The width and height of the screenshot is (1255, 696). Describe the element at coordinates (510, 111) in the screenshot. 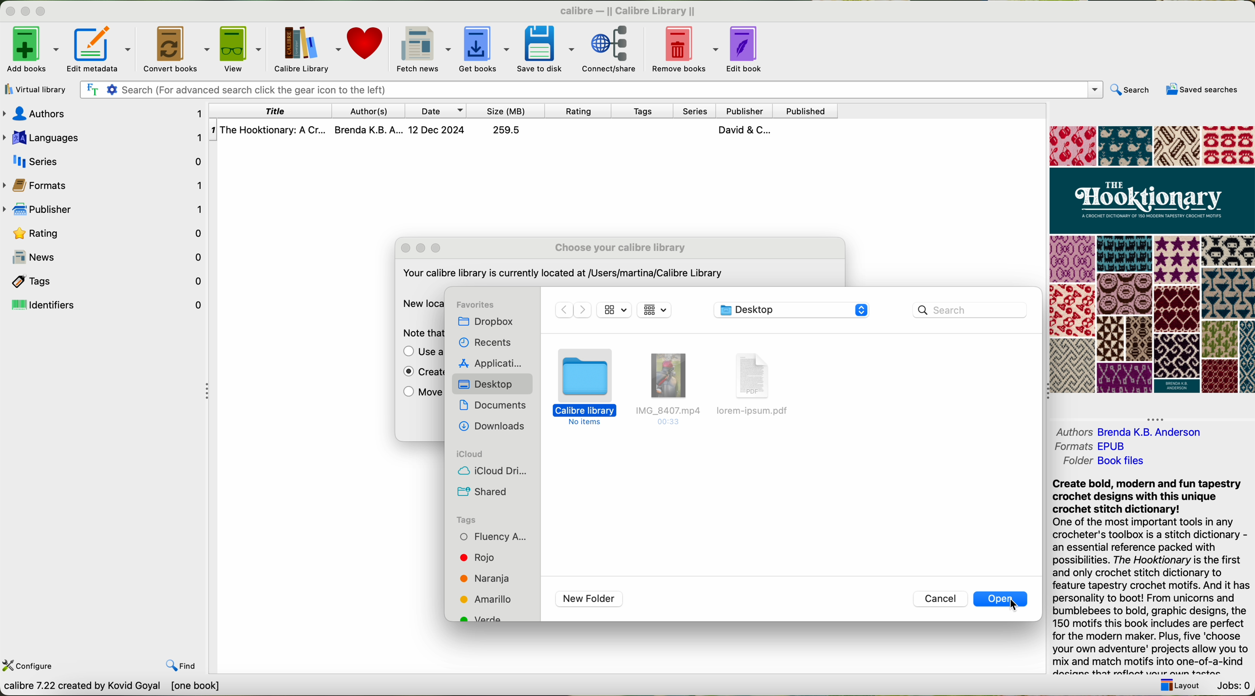

I see `size` at that location.